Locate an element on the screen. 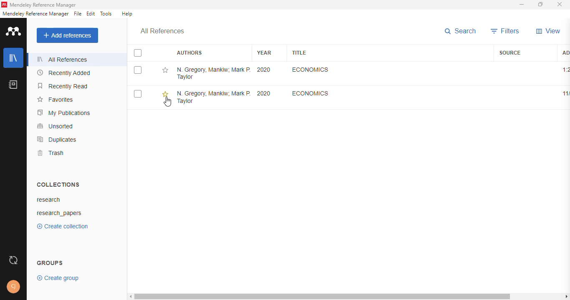 The height and width of the screenshot is (300, 570). 1:2 is located at coordinates (565, 70).